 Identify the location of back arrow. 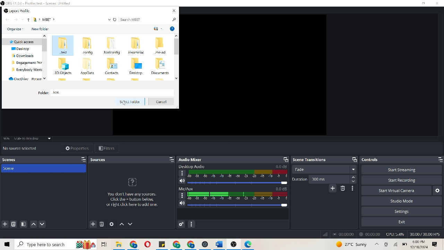
(7, 20).